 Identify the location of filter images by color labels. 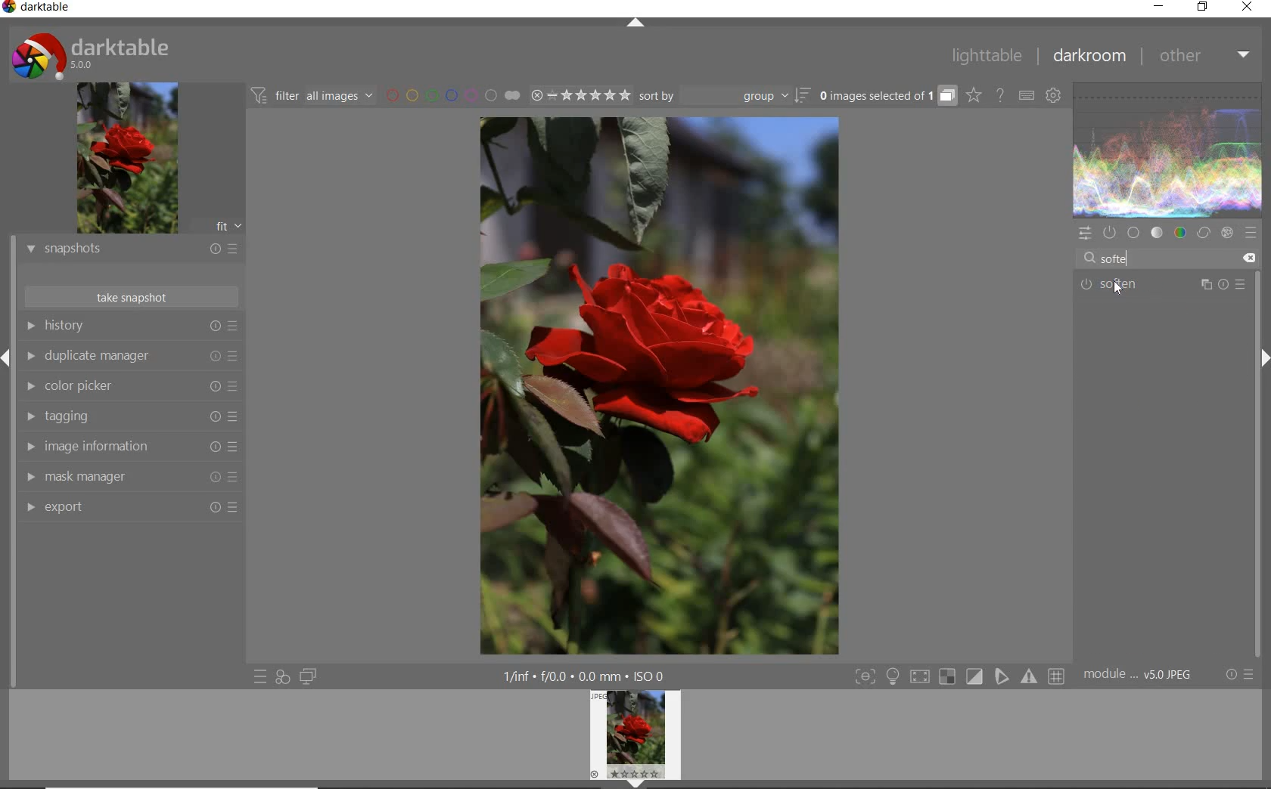
(451, 97).